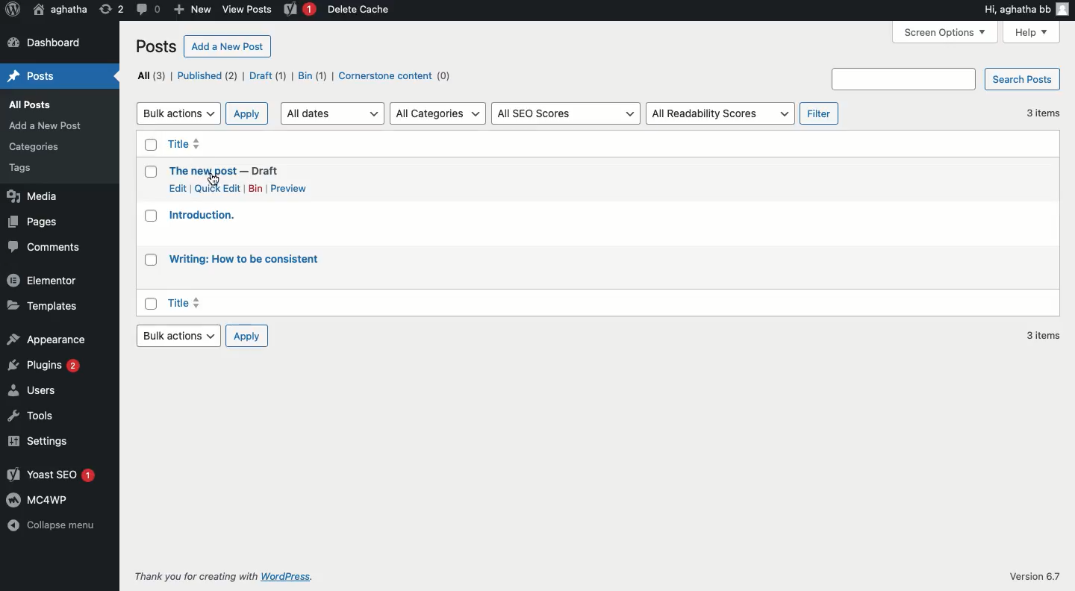  What do you see at coordinates (35, 222) in the screenshot?
I see `Pages` at bounding box center [35, 222].